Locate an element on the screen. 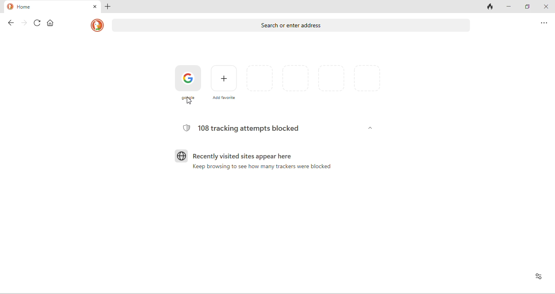 The width and height of the screenshot is (555, 294). minimize is located at coordinates (508, 7).